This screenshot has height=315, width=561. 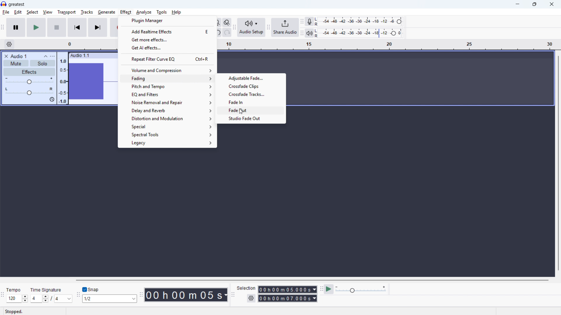 I want to click on Repeat filter and curve EQ, so click(x=167, y=59).